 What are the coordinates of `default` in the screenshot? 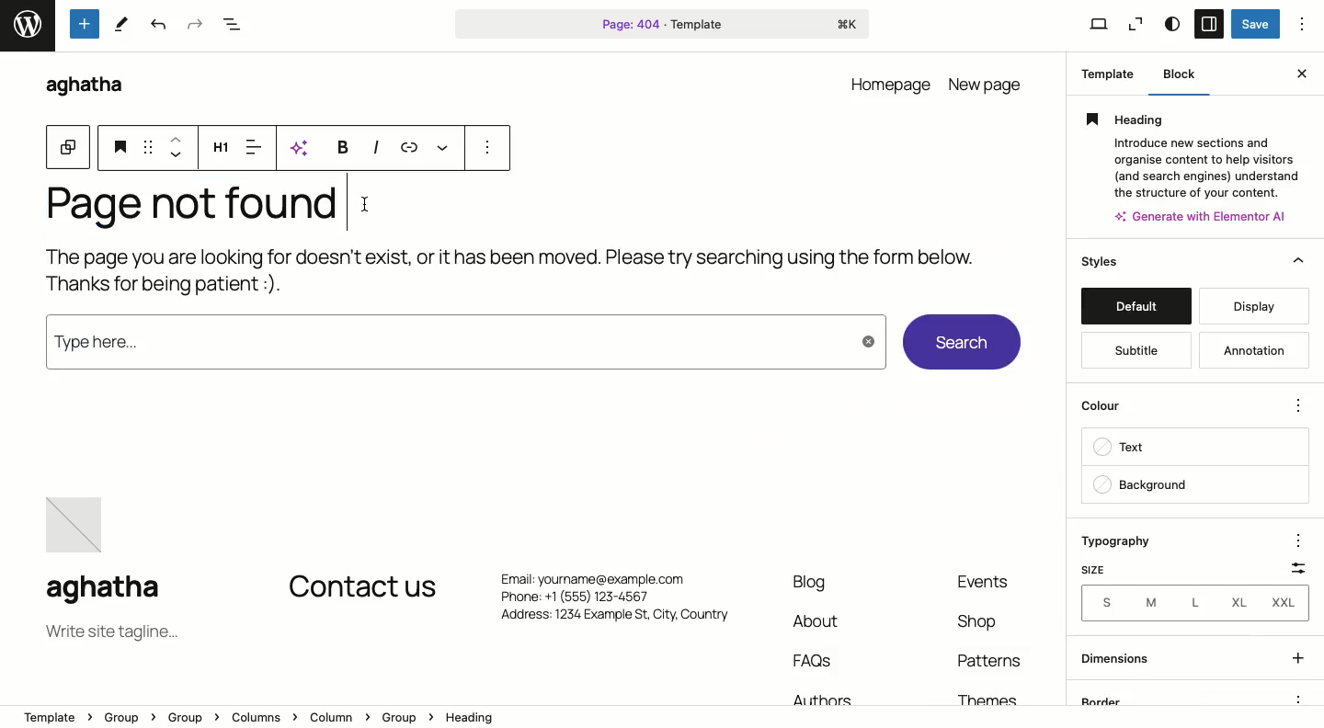 It's located at (1132, 303).